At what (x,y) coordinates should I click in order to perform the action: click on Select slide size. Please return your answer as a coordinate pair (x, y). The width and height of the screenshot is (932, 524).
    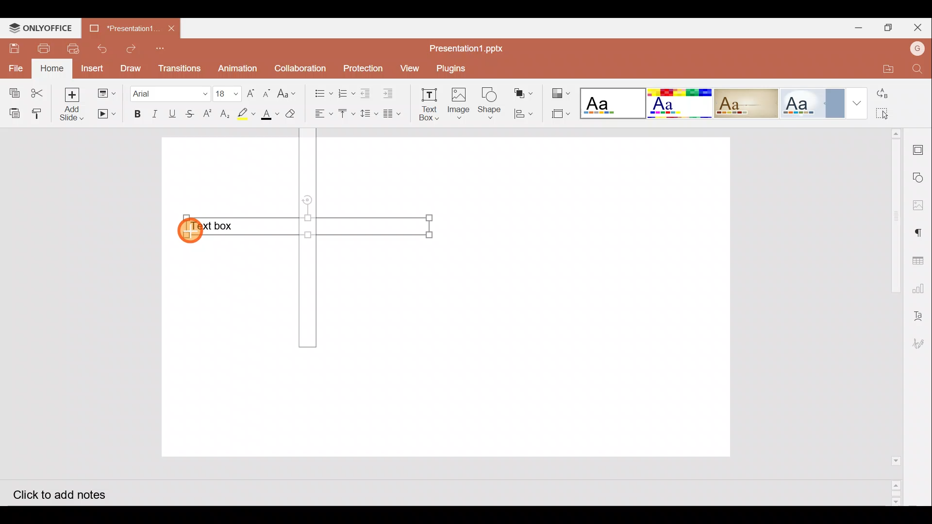
    Looking at the image, I should click on (557, 115).